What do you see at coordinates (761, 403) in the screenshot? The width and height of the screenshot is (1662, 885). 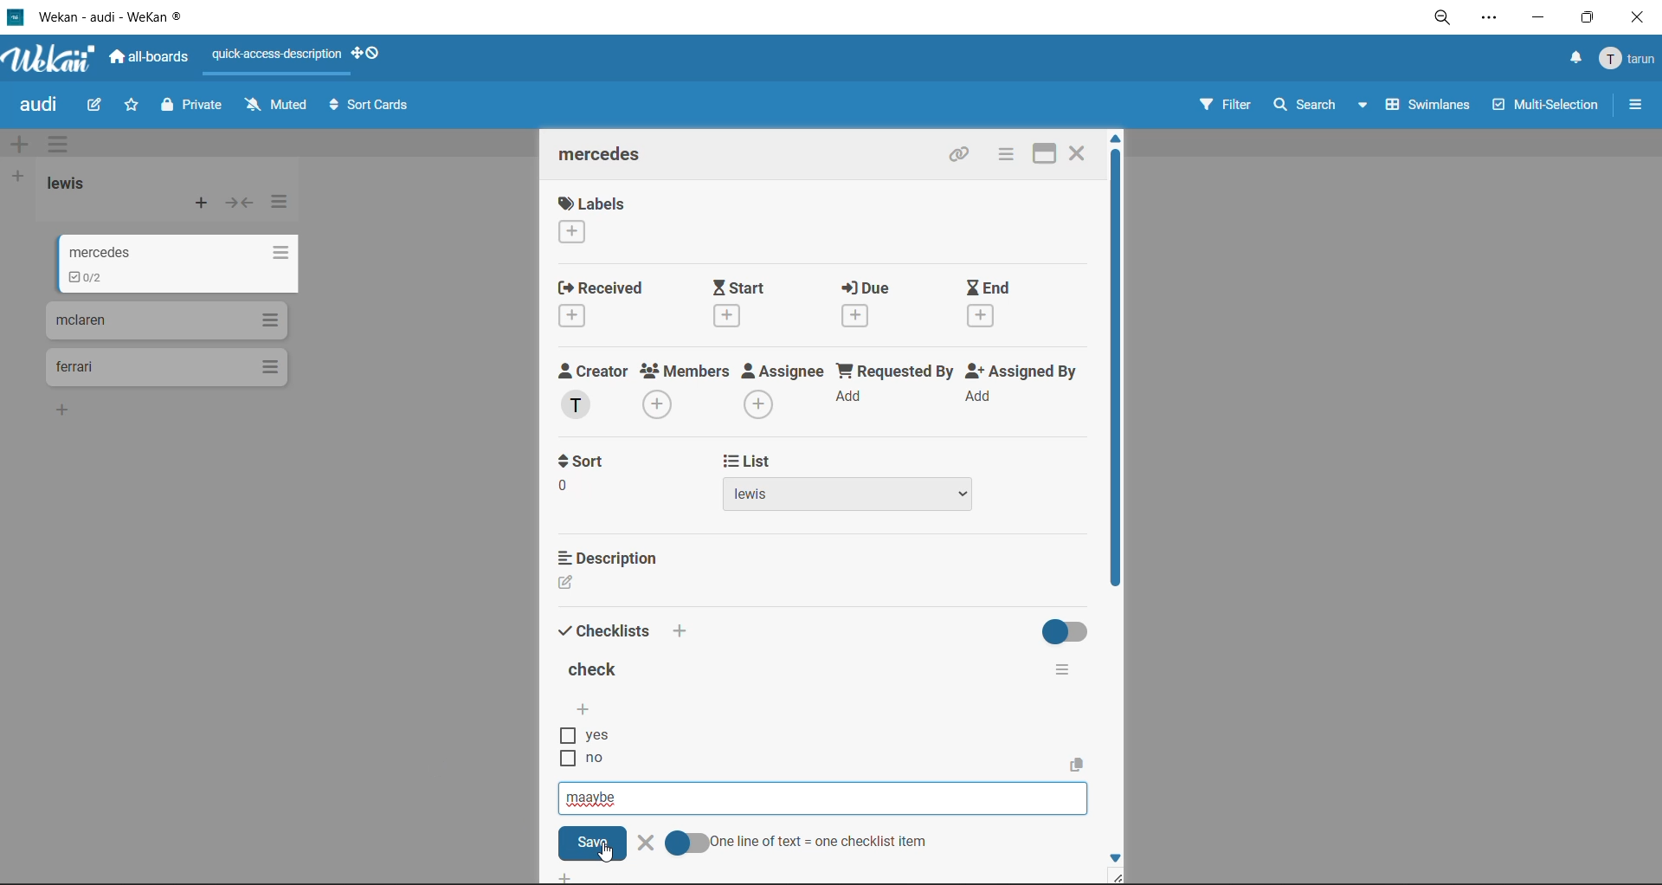 I see `Add Assignee` at bounding box center [761, 403].